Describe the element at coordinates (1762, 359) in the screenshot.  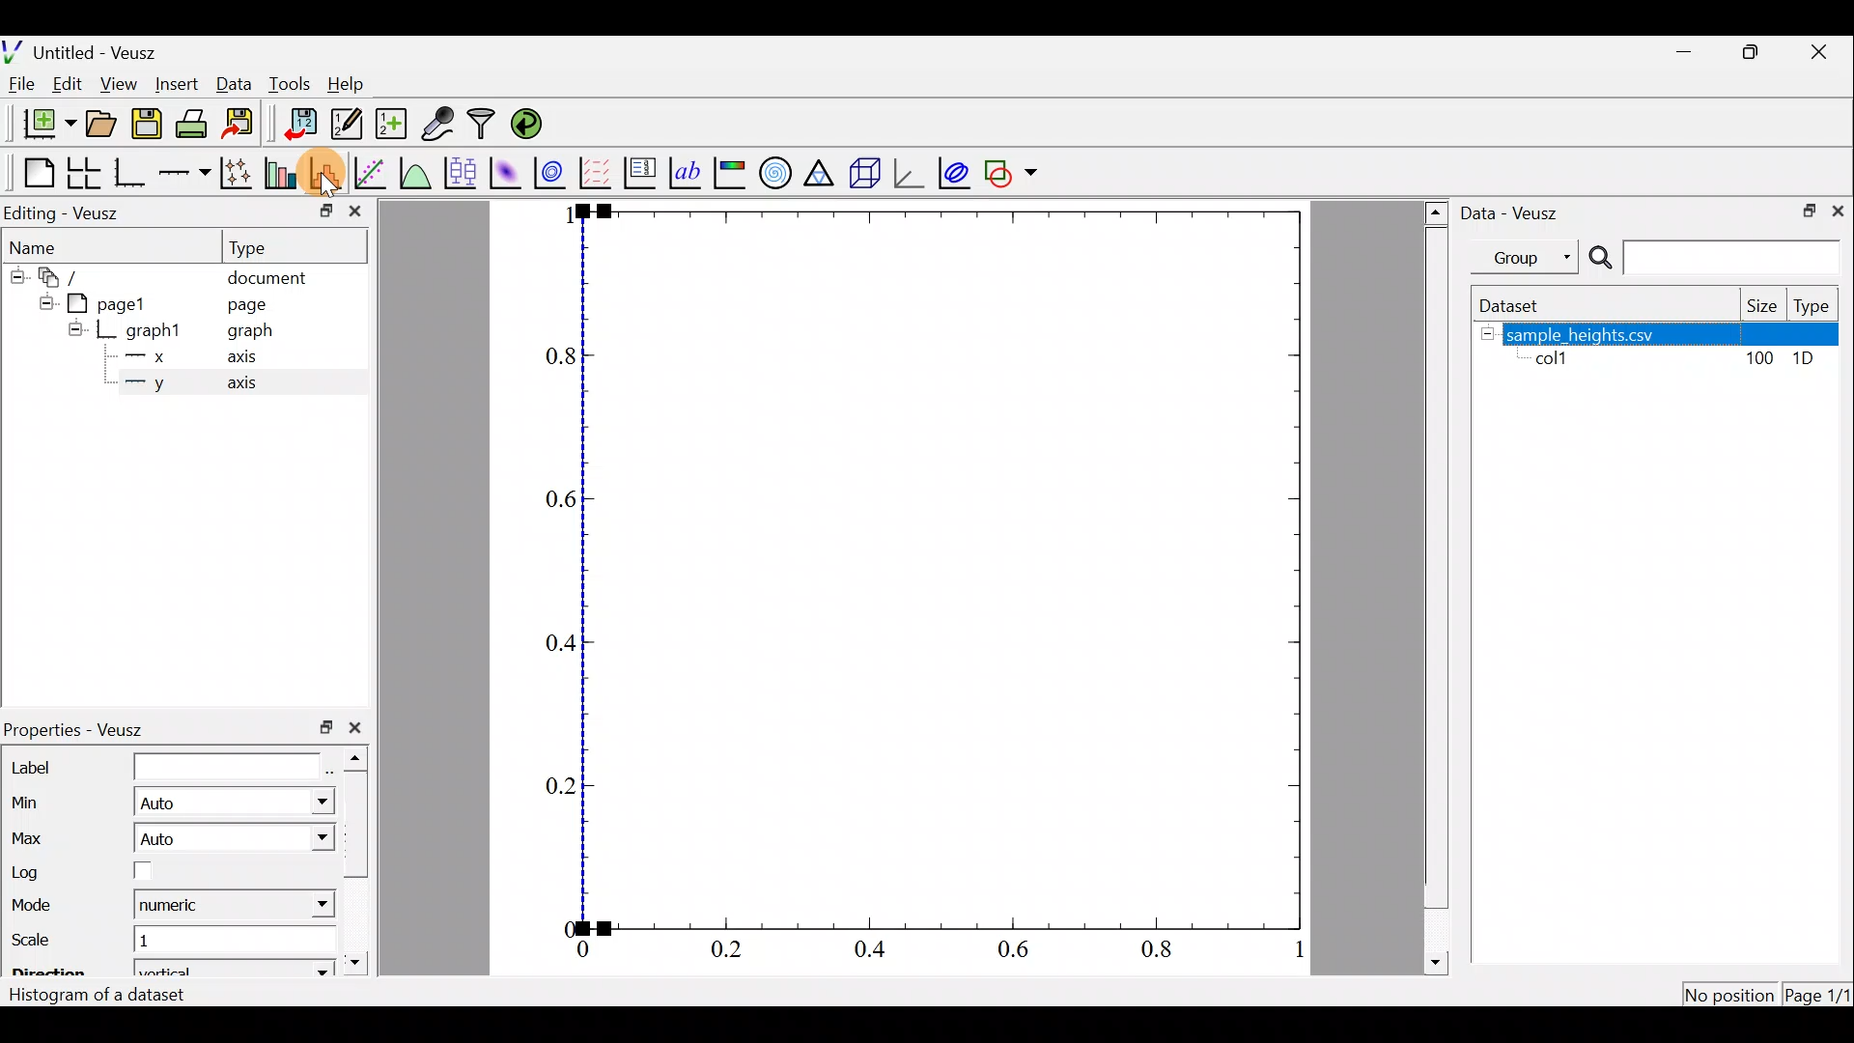
I see `100` at that location.